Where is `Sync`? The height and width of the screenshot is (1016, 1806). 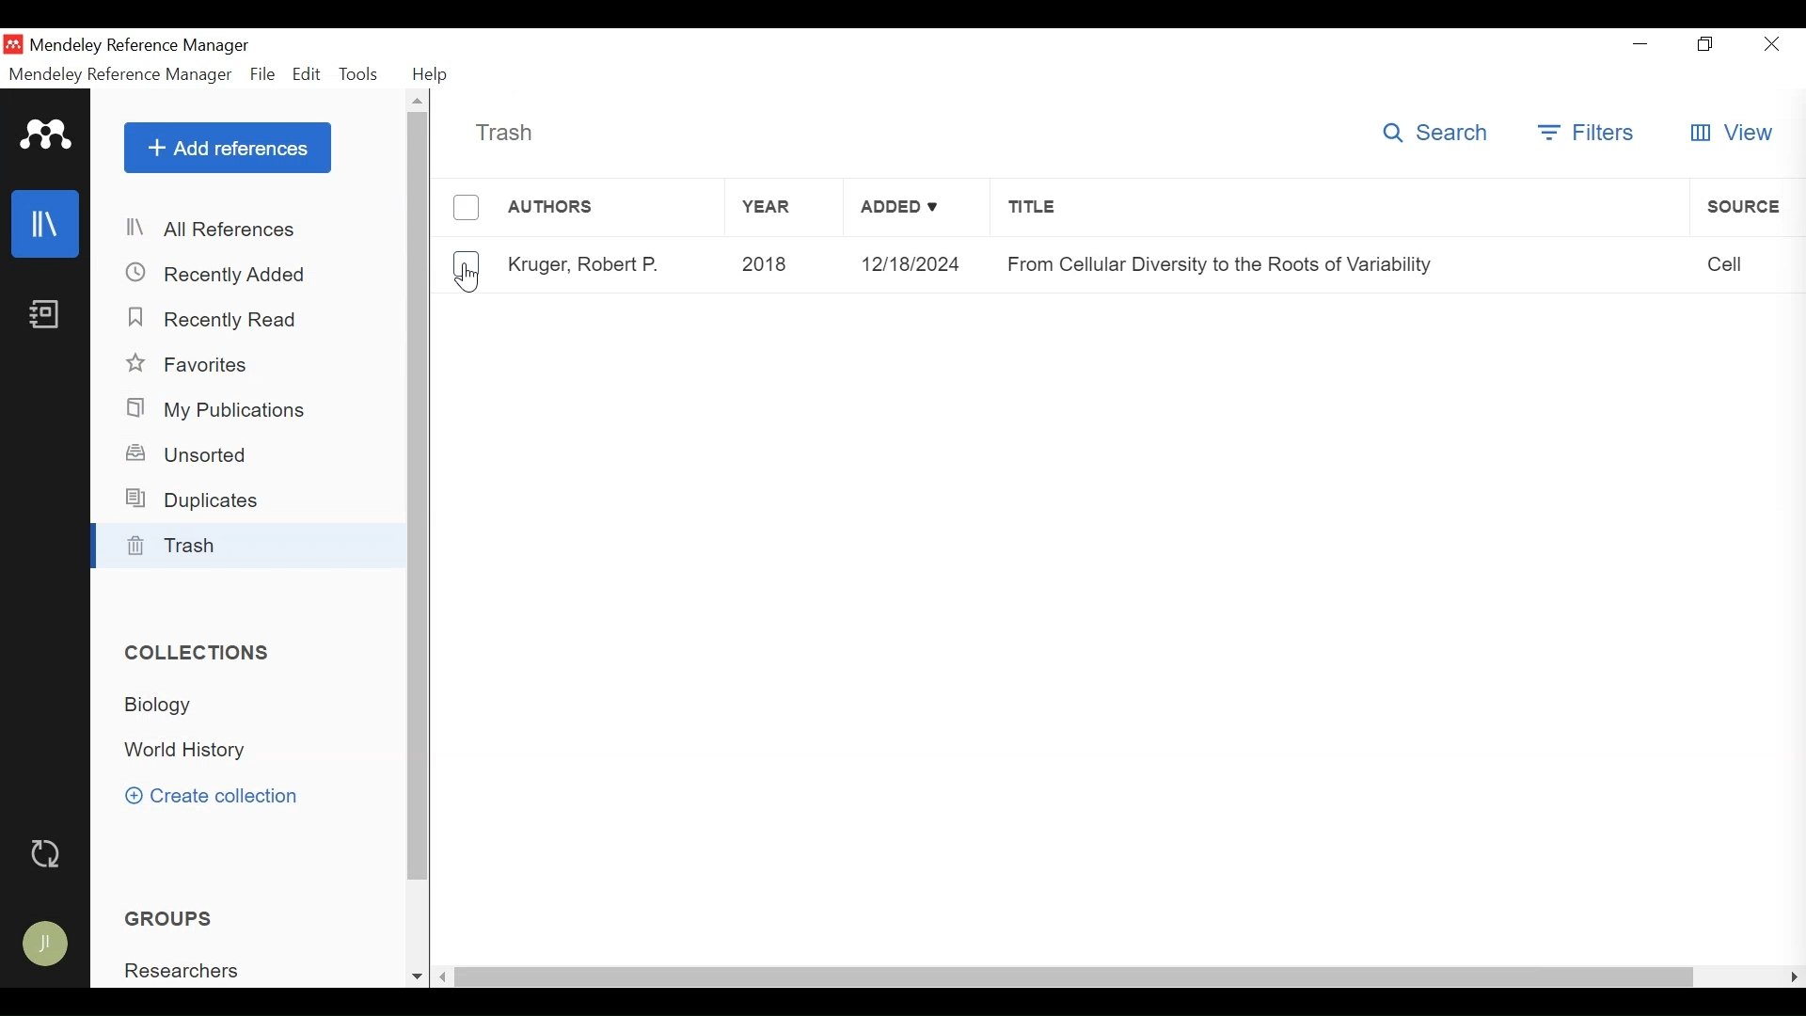 Sync is located at coordinates (49, 853).